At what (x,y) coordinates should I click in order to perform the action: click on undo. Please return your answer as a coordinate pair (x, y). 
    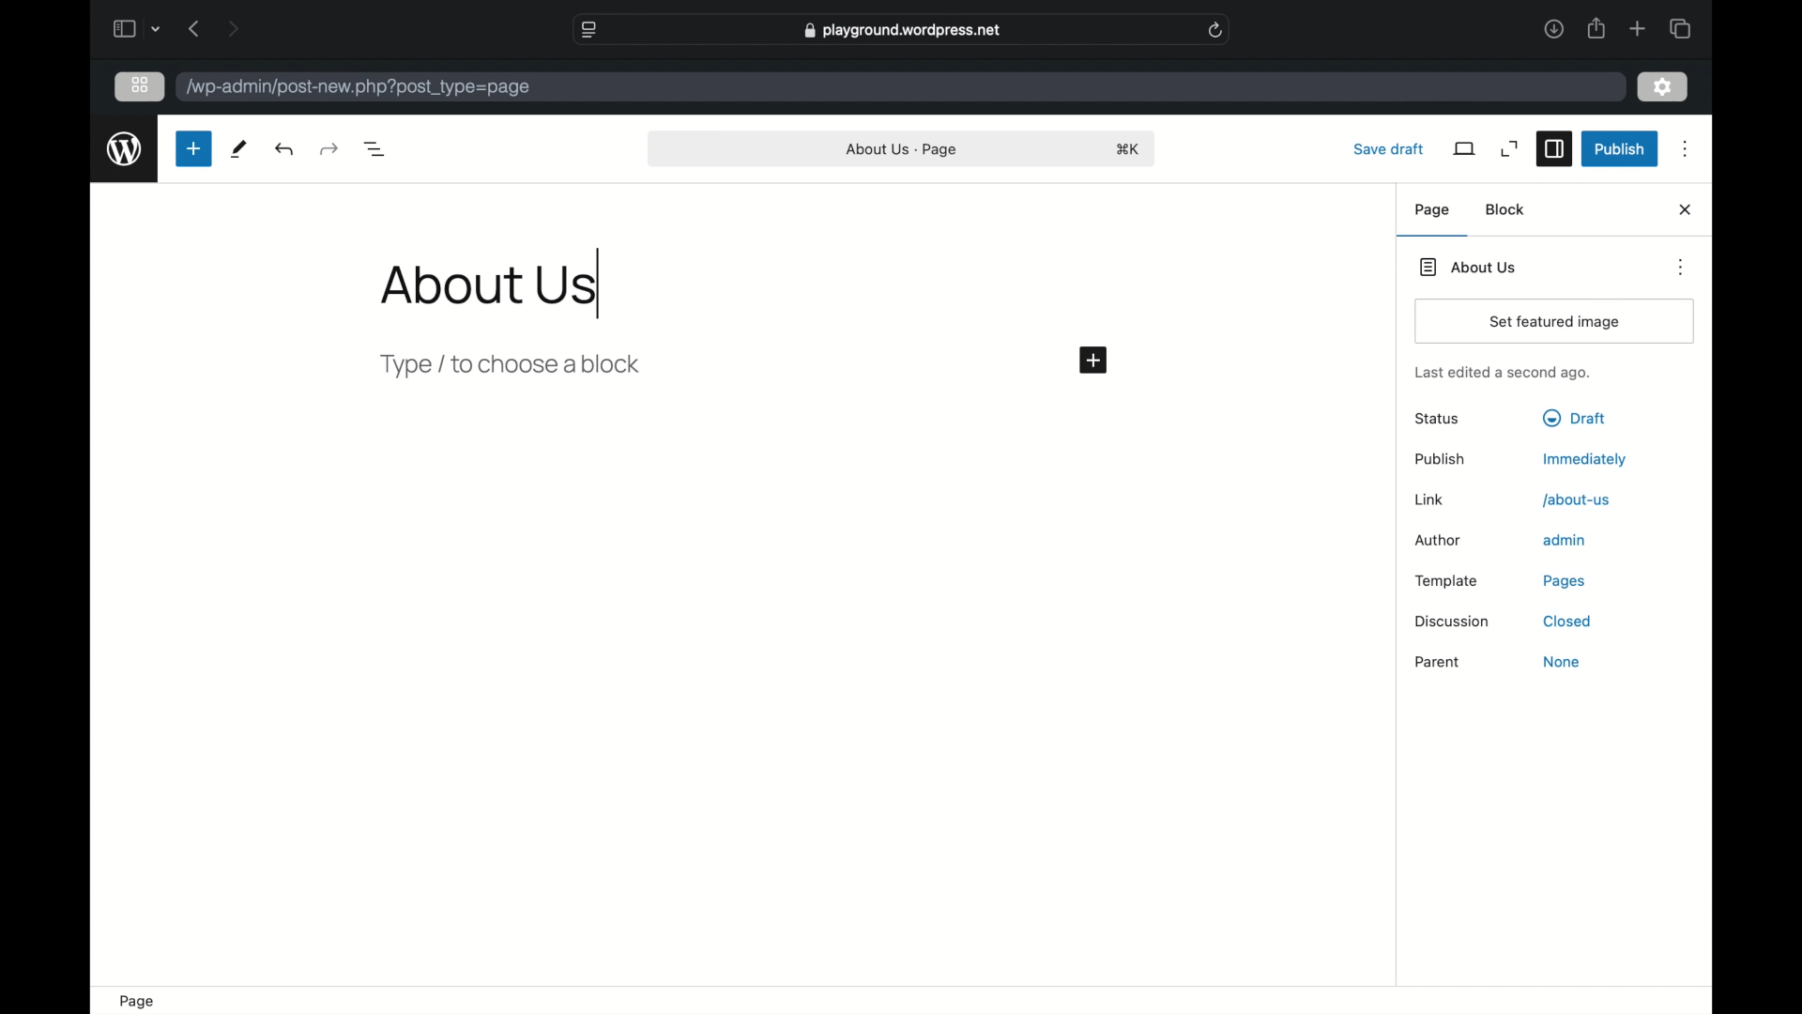
    Looking at the image, I should click on (328, 149).